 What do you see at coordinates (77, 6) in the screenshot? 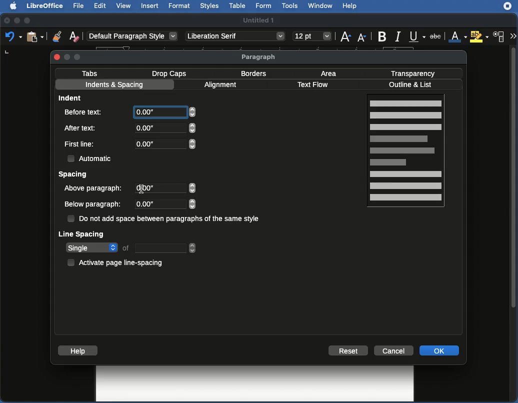
I see `File` at bounding box center [77, 6].